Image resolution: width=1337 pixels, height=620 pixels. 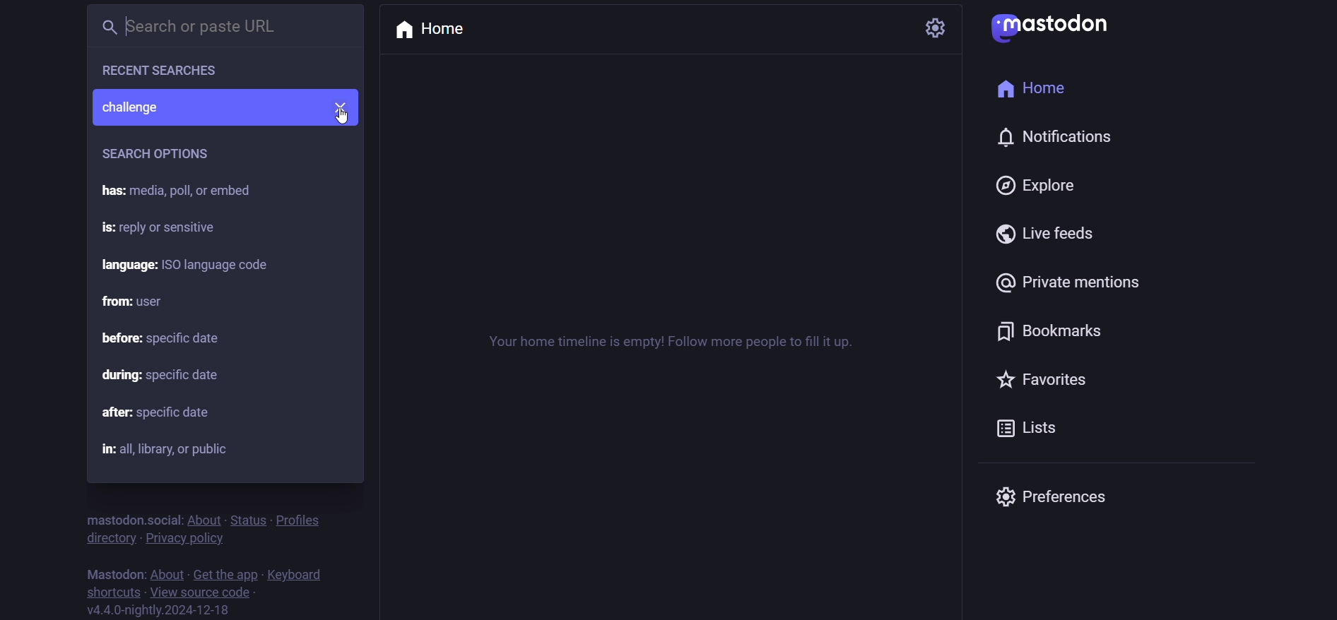 What do you see at coordinates (1055, 28) in the screenshot?
I see `logo` at bounding box center [1055, 28].